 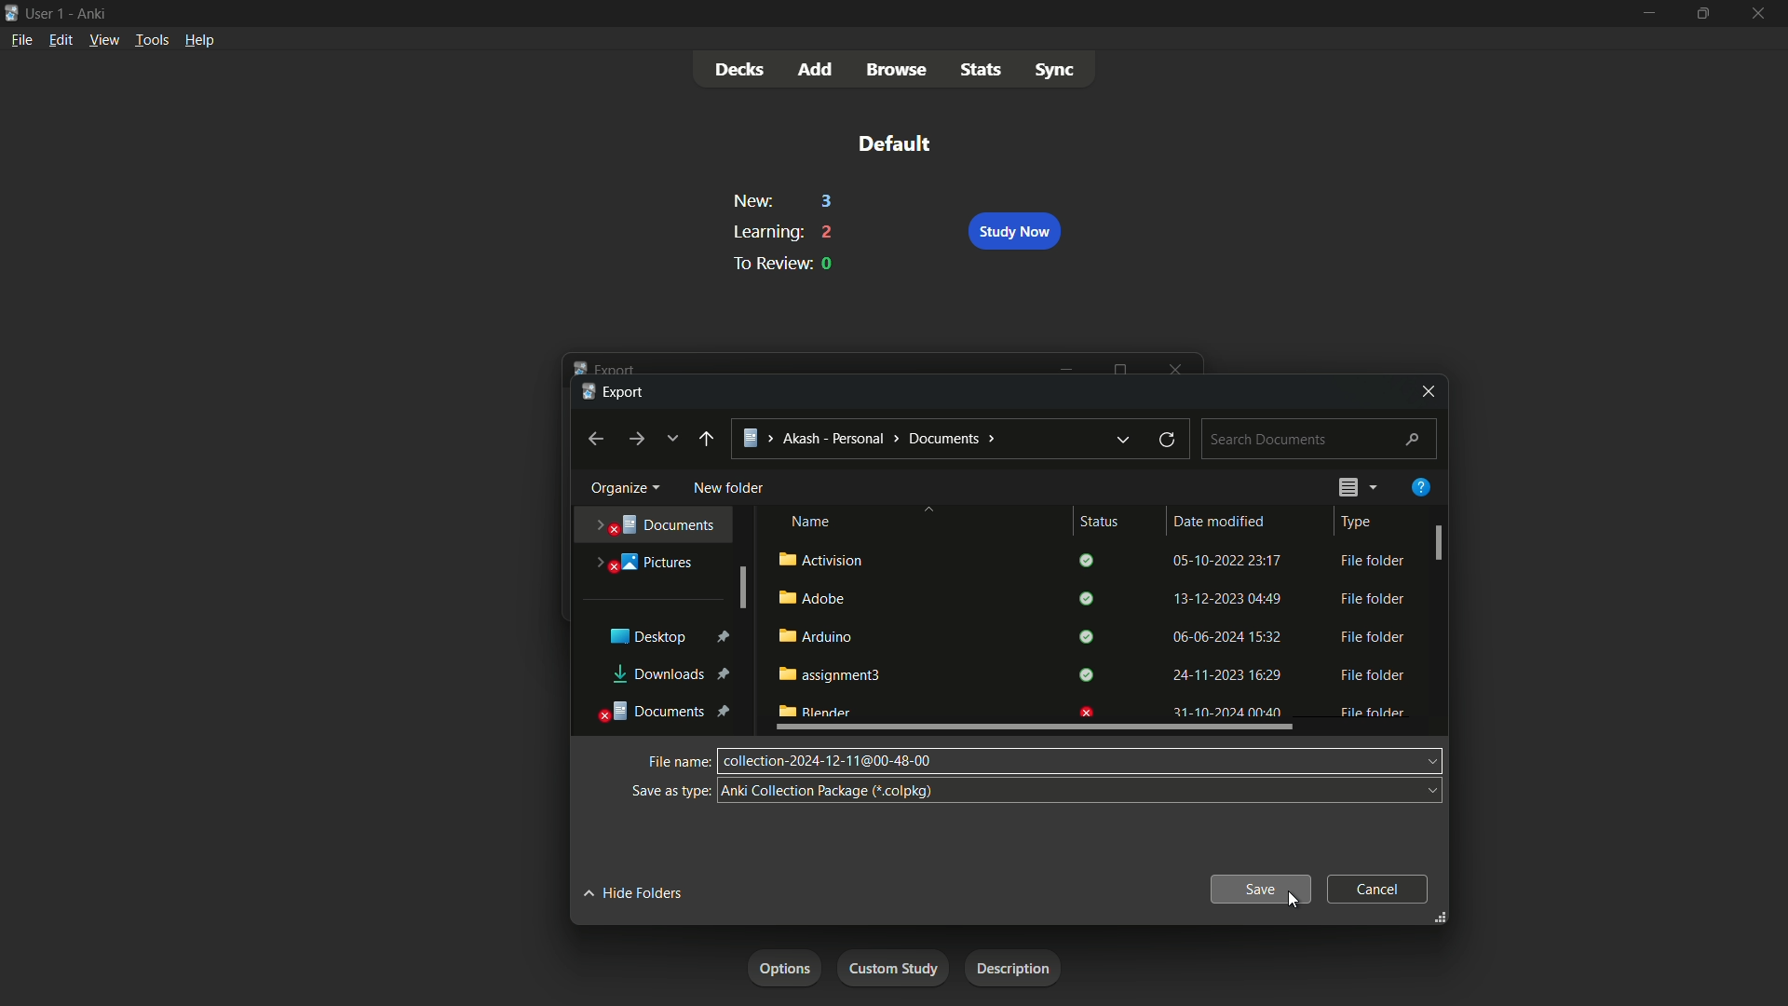 I want to click on organize, so click(x=621, y=488).